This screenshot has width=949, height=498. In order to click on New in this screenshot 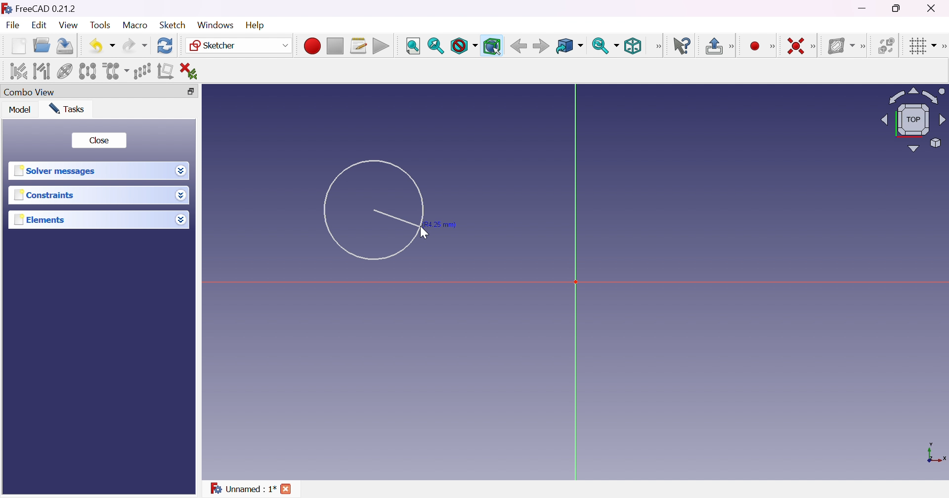, I will do `click(18, 46)`.